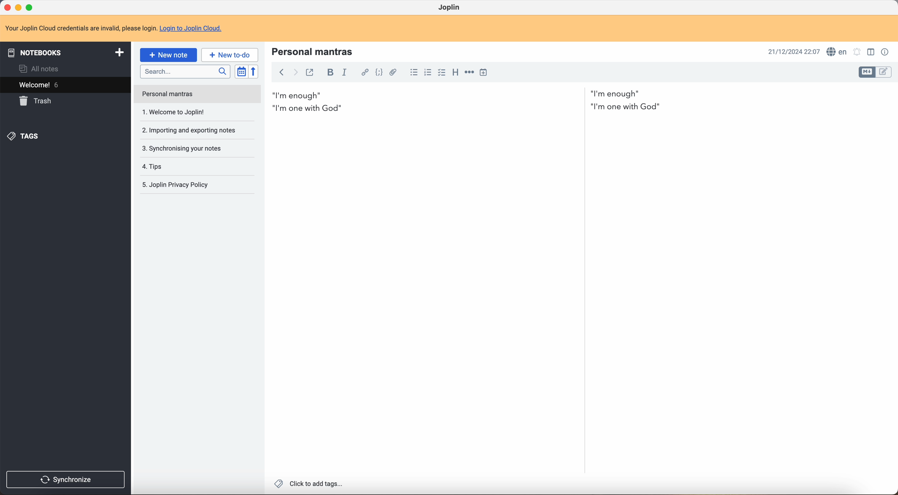 The height and width of the screenshot is (495, 898). What do you see at coordinates (872, 52) in the screenshot?
I see `toggle edit layout` at bounding box center [872, 52].